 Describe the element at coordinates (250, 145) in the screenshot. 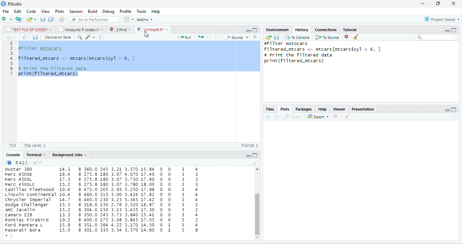

I see `R script` at that location.